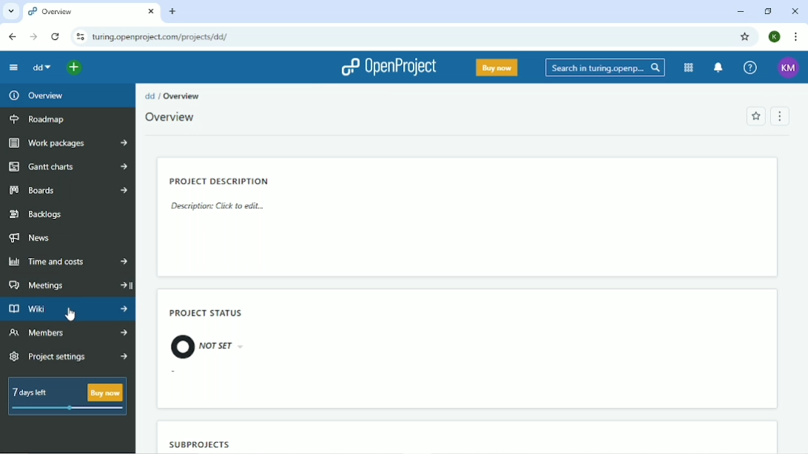 The width and height of the screenshot is (808, 454). Describe the element at coordinates (498, 68) in the screenshot. I see `Buy now` at that location.